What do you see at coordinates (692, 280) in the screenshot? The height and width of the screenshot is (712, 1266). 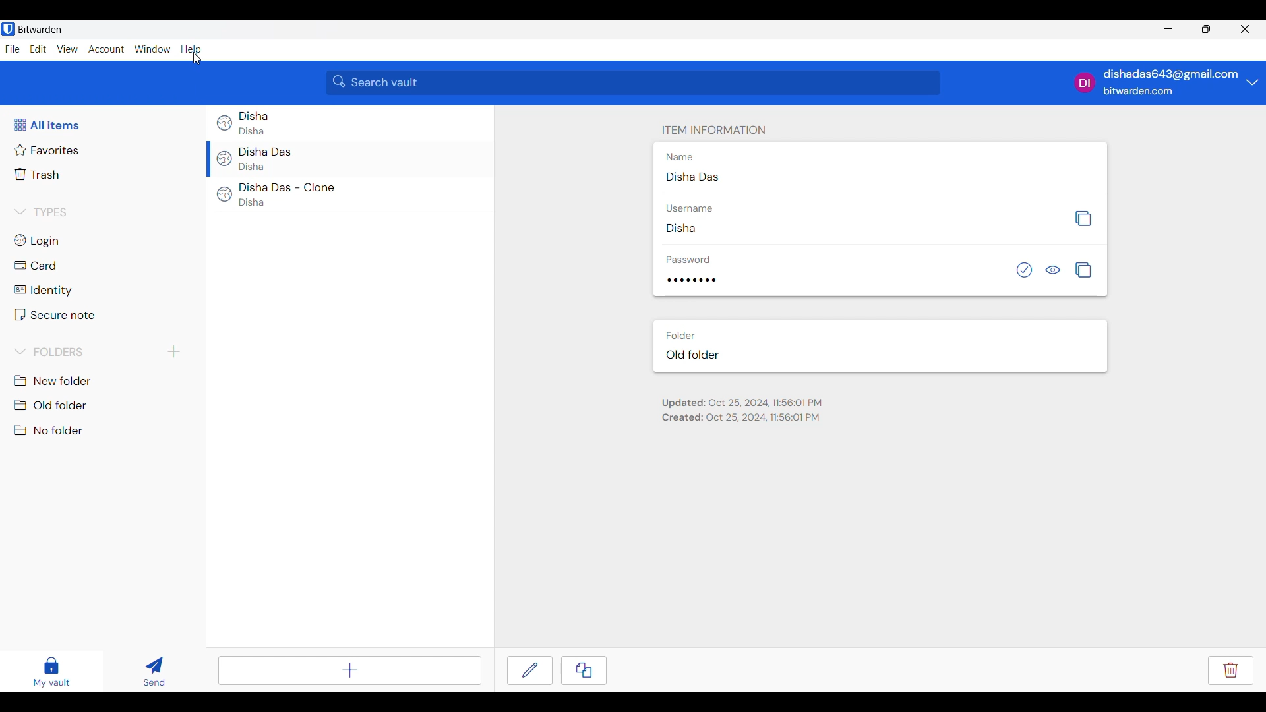 I see `Encrypted password` at bounding box center [692, 280].